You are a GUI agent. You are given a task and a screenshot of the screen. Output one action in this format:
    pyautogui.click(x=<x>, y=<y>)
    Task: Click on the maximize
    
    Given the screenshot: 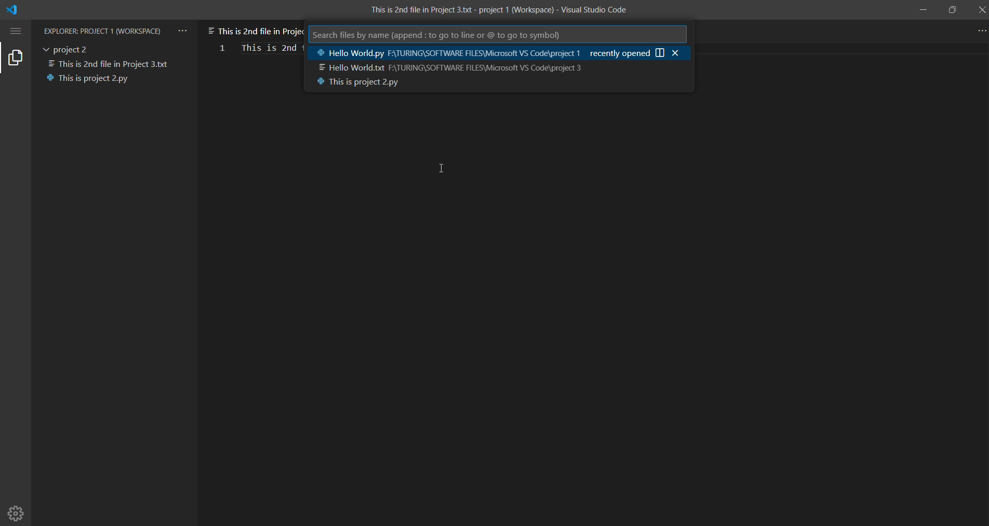 What is the action you would take?
    pyautogui.click(x=952, y=8)
    